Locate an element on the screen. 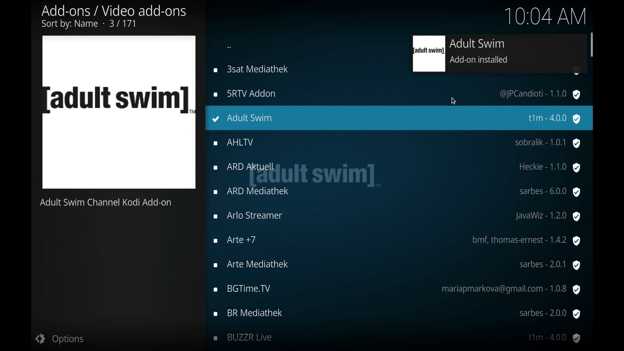 The width and height of the screenshot is (624, 351). arlo is located at coordinates (396, 216).